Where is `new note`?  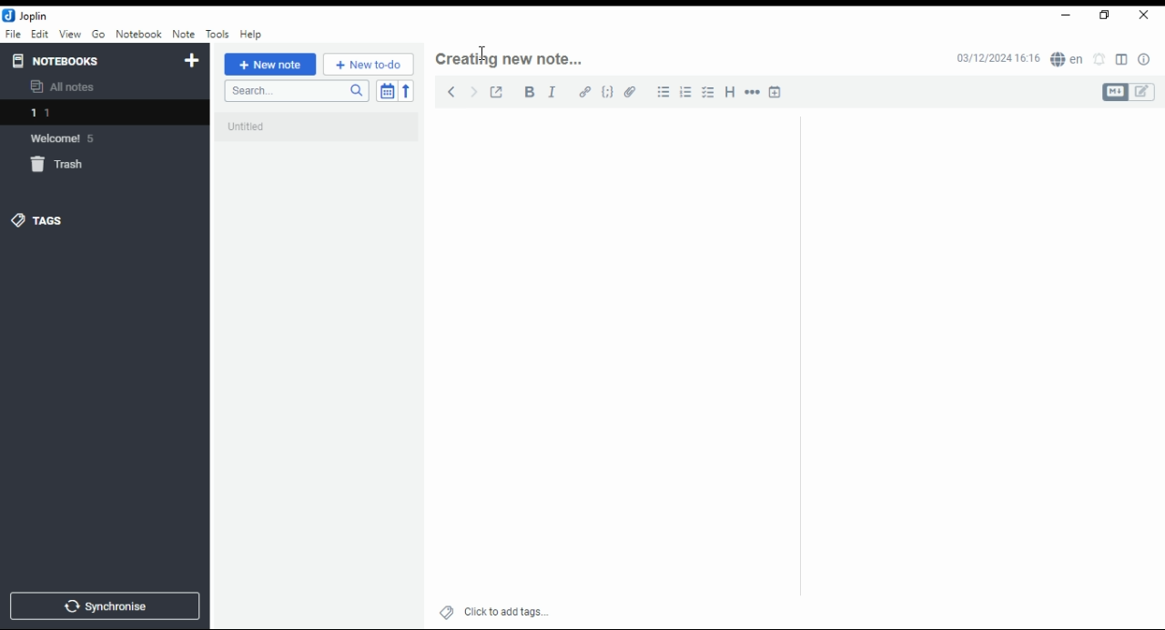
new note is located at coordinates (270, 65).